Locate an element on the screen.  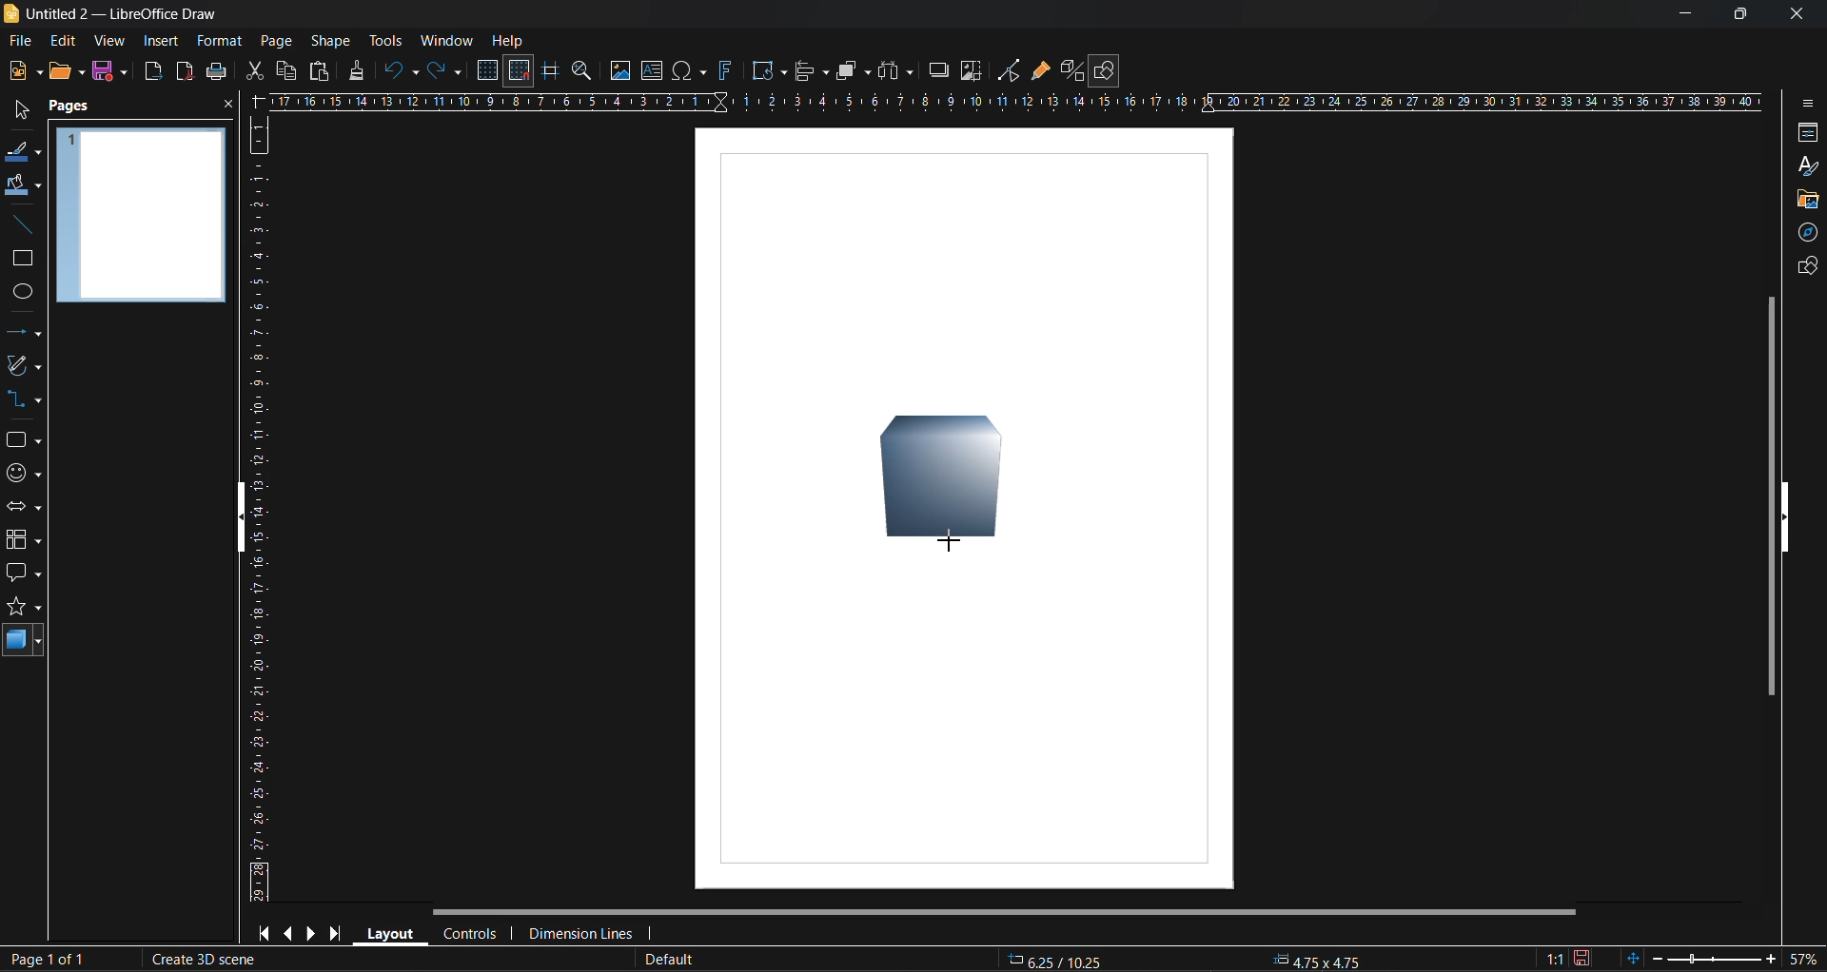
create 3d scene is located at coordinates (200, 961).